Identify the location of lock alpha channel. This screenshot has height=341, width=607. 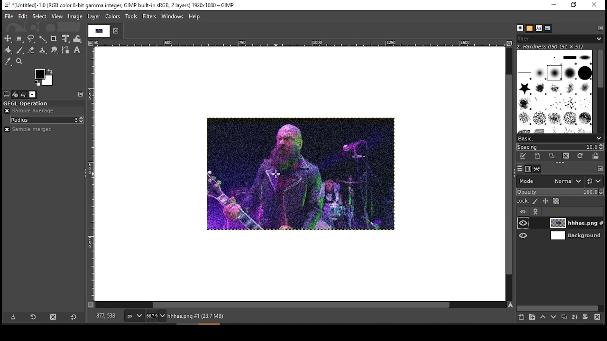
(558, 202).